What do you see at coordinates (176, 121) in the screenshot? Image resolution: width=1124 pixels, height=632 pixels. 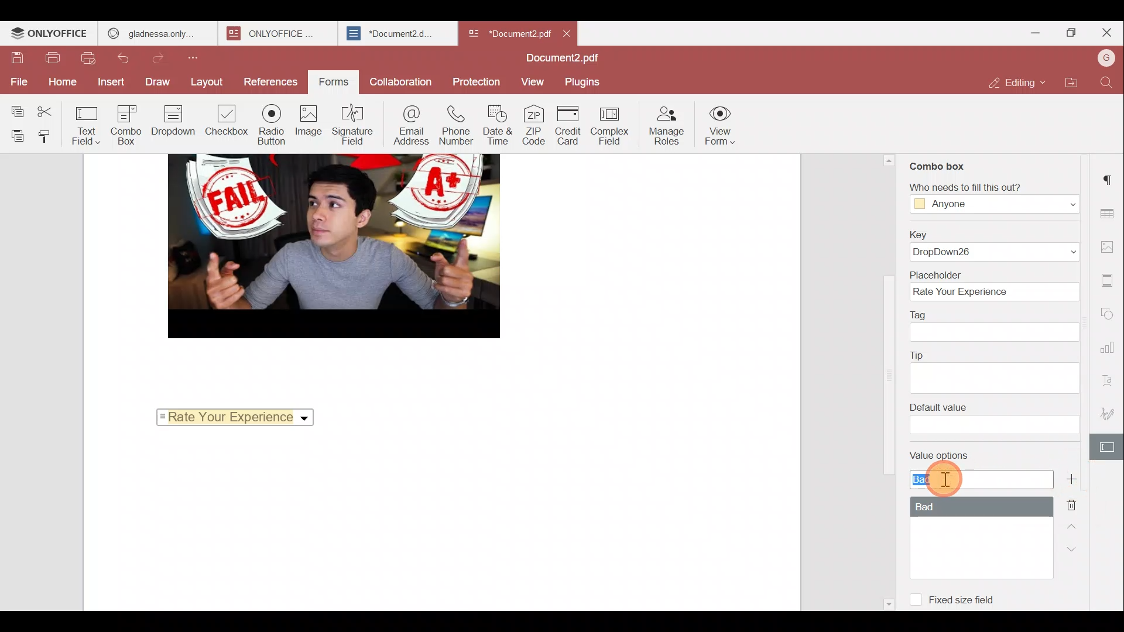 I see `Dropdown` at bounding box center [176, 121].